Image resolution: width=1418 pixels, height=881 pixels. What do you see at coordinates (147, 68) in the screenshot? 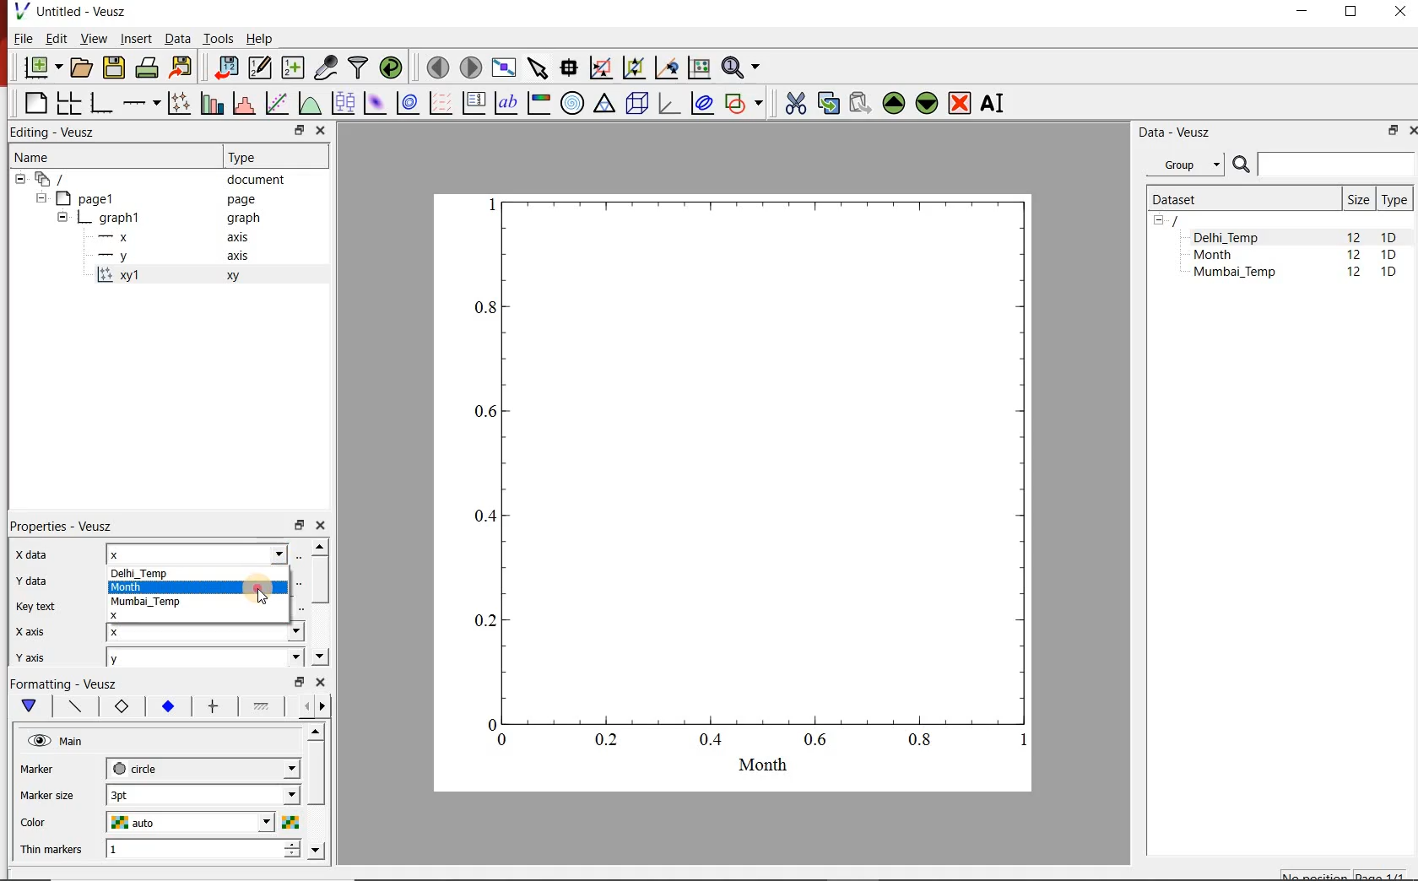
I see `print the document` at bounding box center [147, 68].